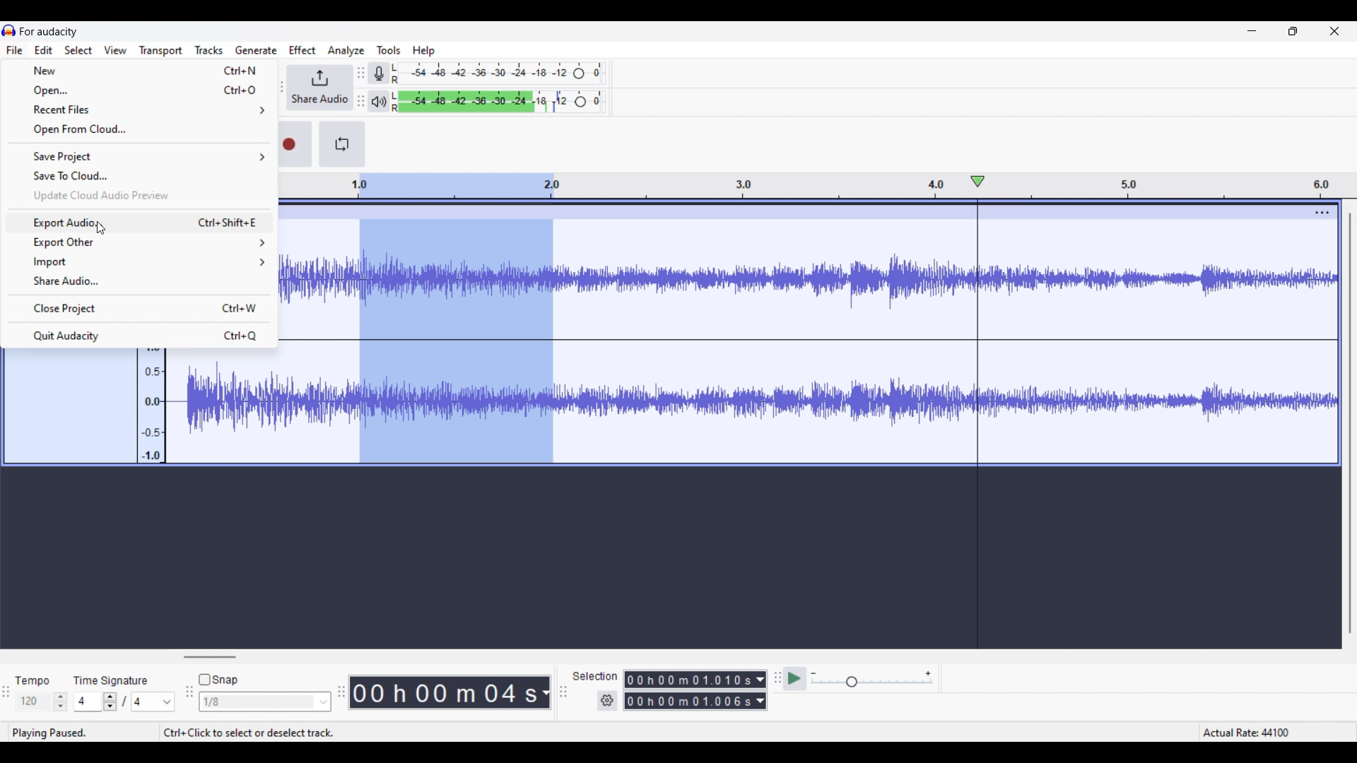  Describe the element at coordinates (139, 177) in the screenshot. I see `Save to cloud` at that location.